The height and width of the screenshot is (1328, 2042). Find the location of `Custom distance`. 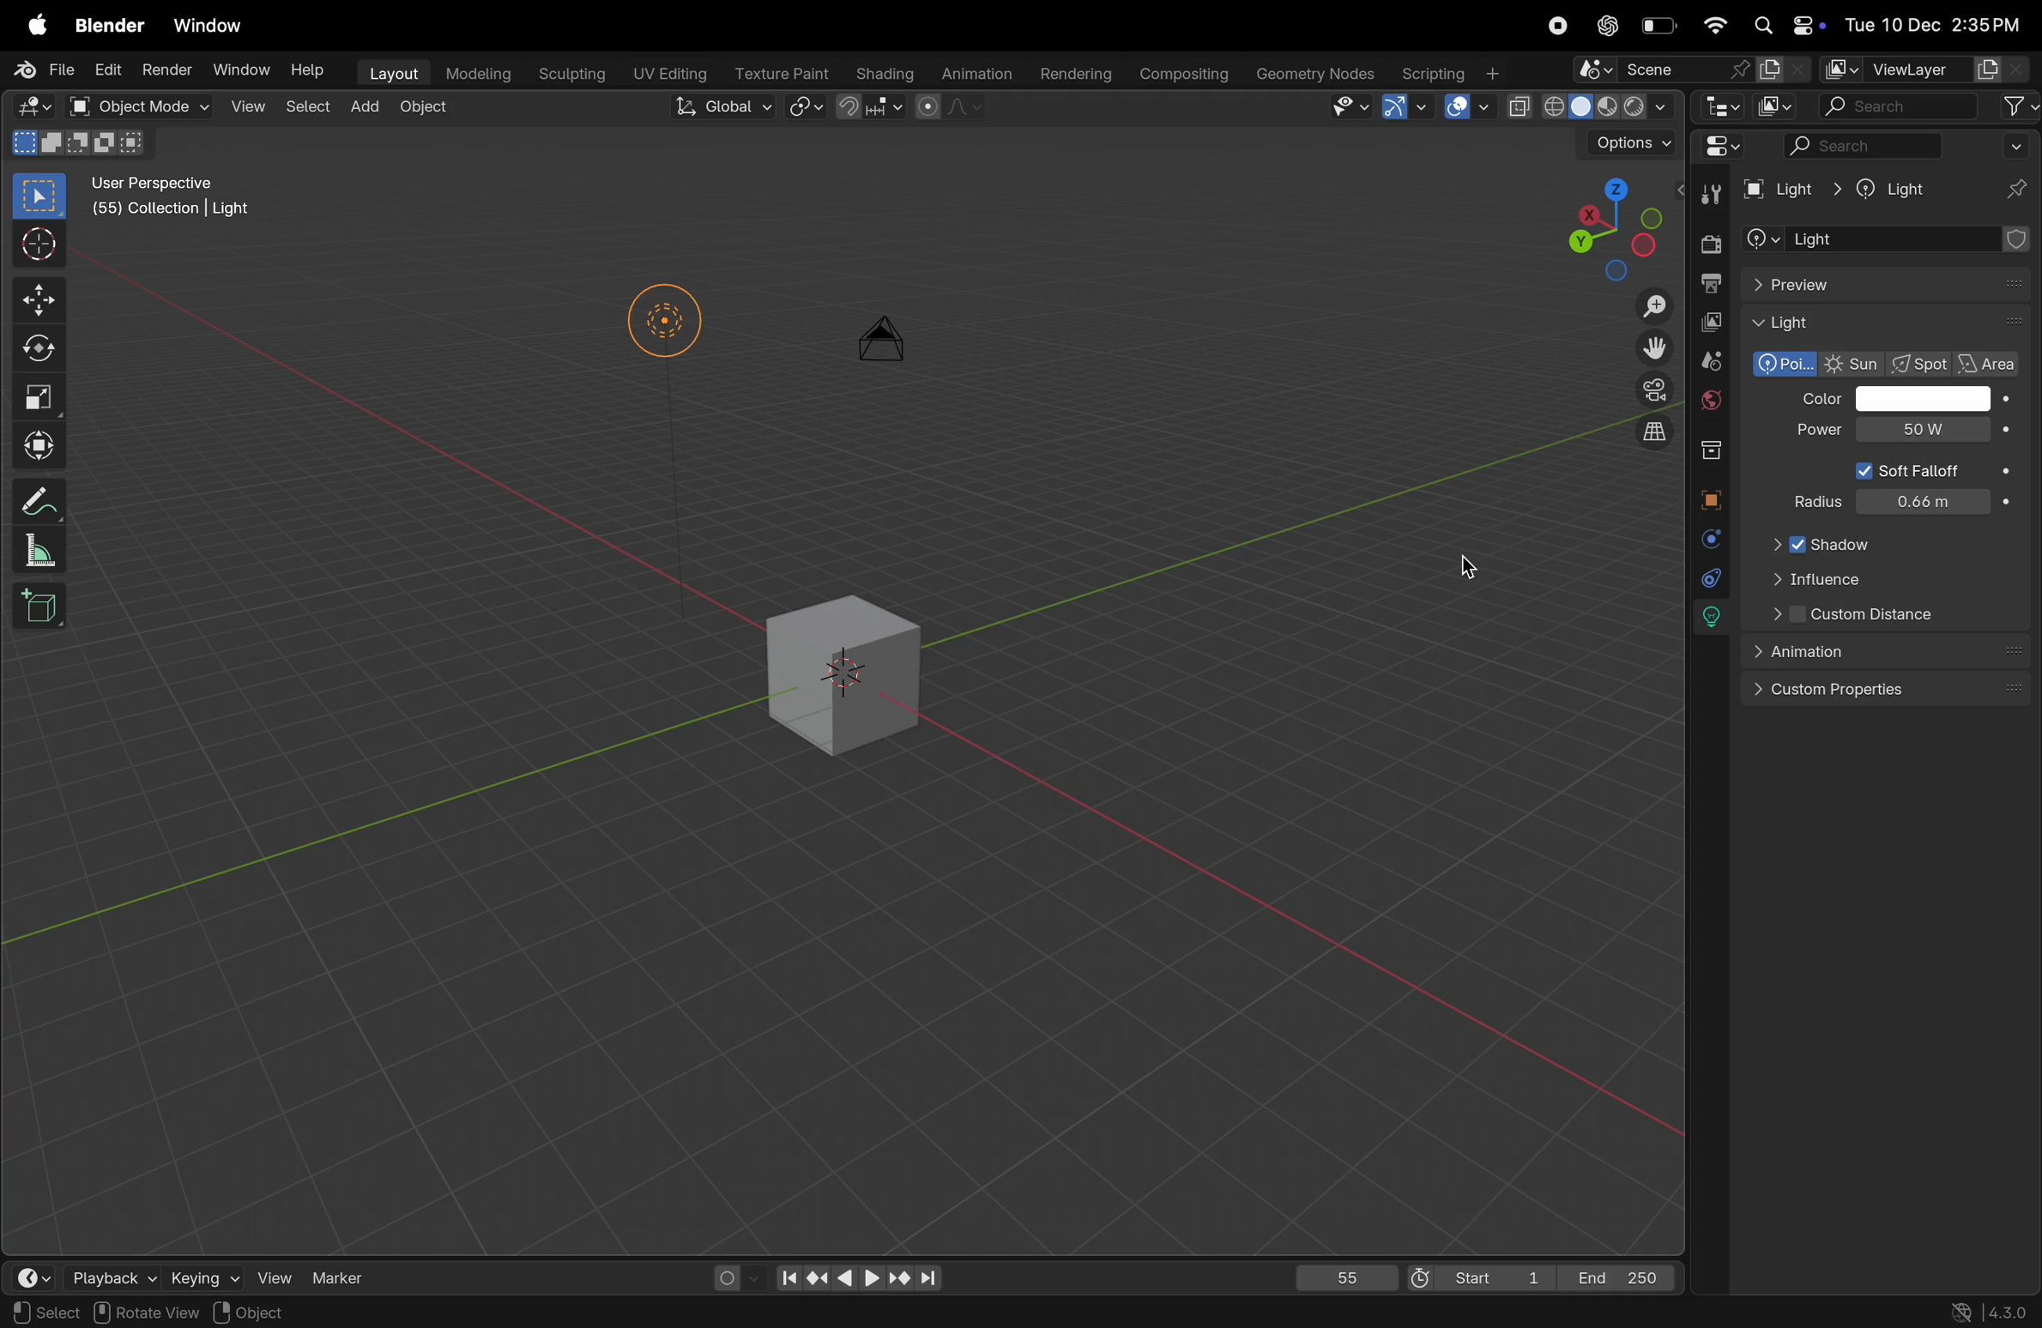

Custom distance is located at coordinates (1890, 613).